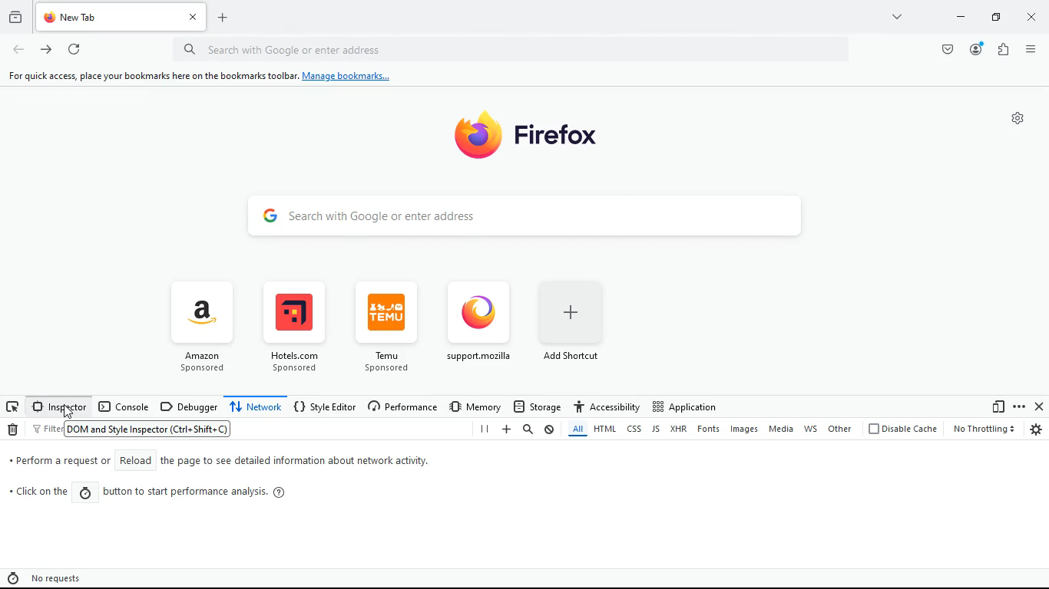 The image size is (1049, 589). What do you see at coordinates (746, 429) in the screenshot?
I see `images` at bounding box center [746, 429].